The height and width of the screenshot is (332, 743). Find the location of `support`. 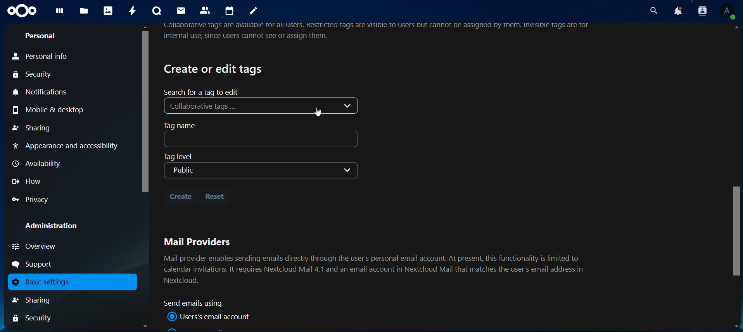

support is located at coordinates (35, 264).